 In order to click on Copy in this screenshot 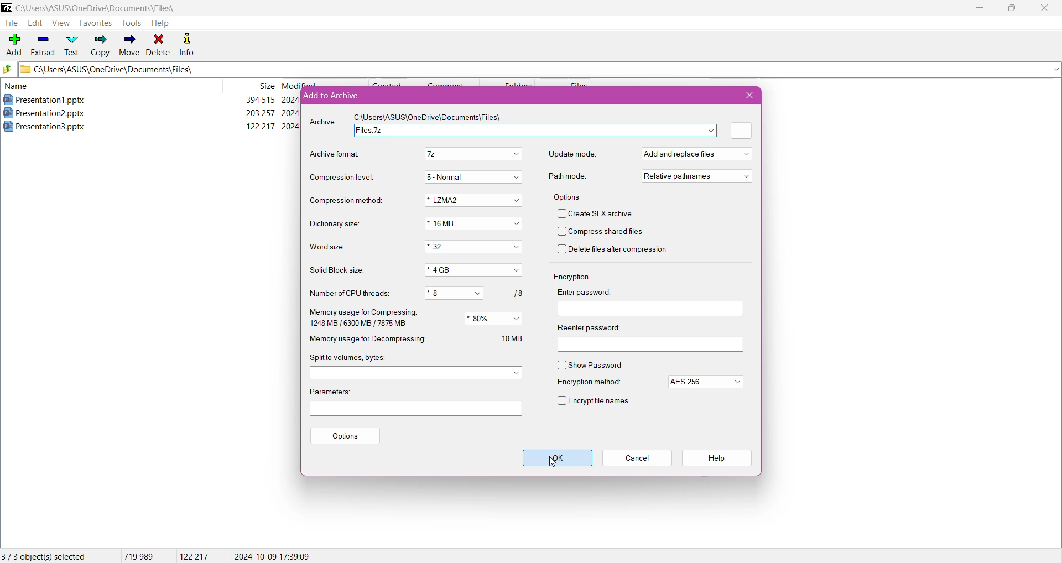, I will do `click(100, 46)`.